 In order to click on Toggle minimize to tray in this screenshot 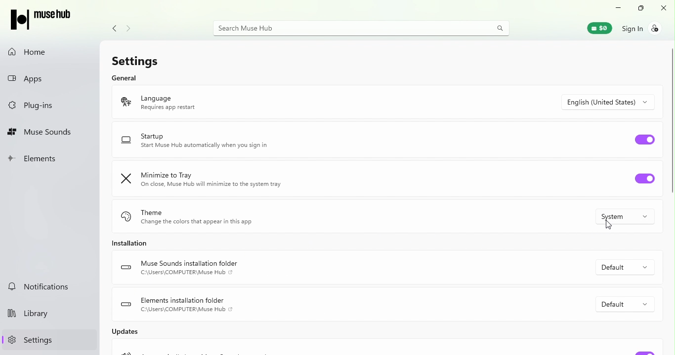, I will do `click(644, 179)`.